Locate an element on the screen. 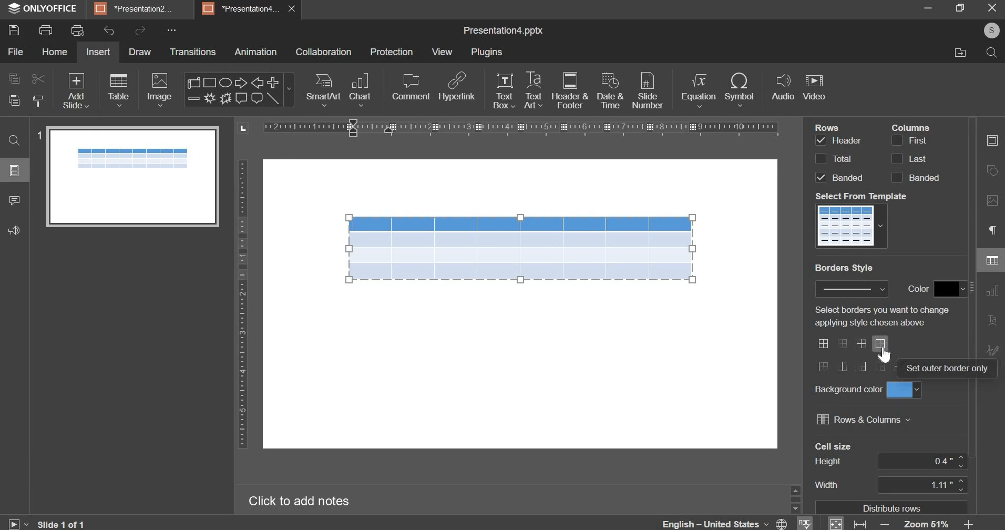 This screenshot has height=530, width=1005. search is located at coordinates (991, 53).